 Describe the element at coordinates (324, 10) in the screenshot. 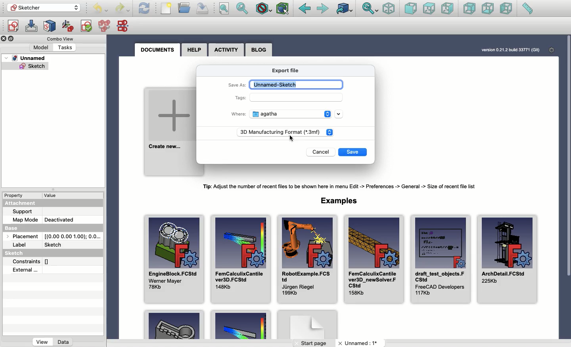

I see `Forward` at that location.